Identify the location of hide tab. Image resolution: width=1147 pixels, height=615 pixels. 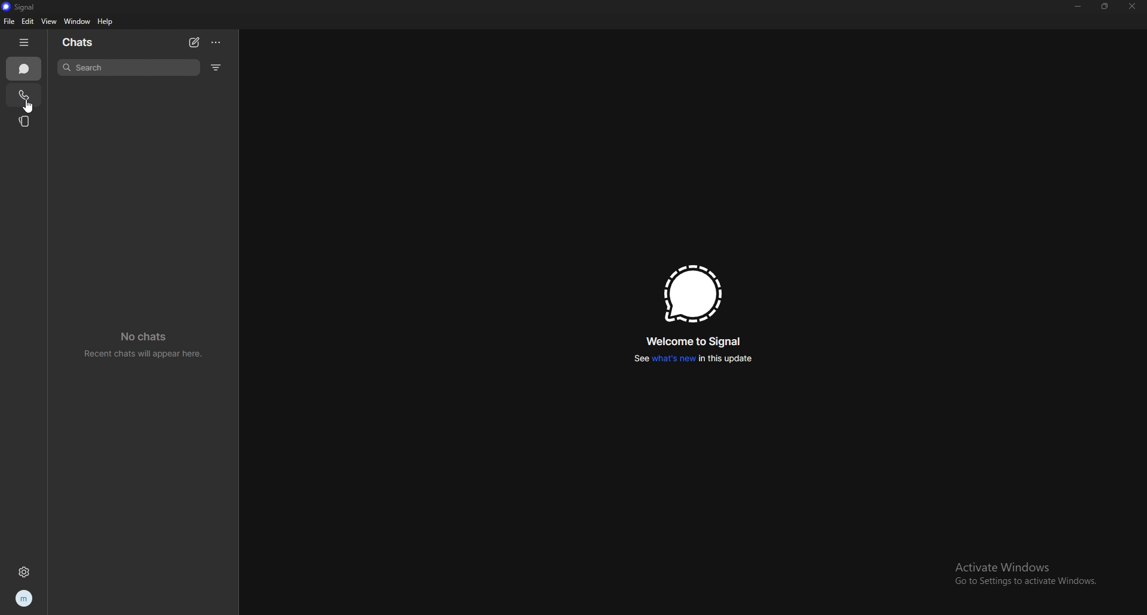
(24, 41).